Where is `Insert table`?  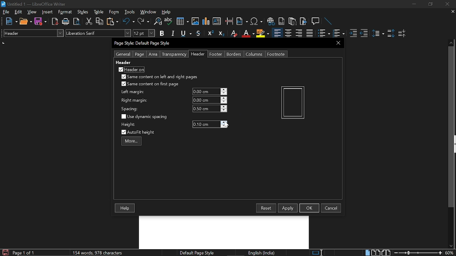 Insert table is located at coordinates (182, 22).